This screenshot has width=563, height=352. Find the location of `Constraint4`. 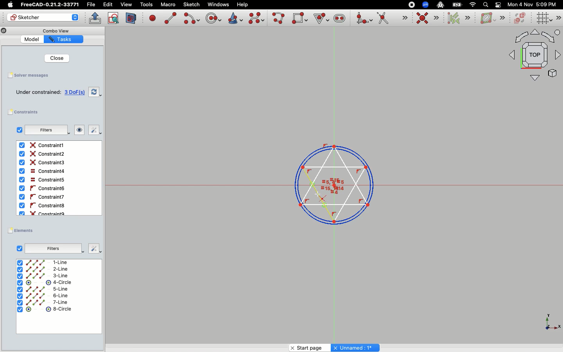

Constraint4 is located at coordinates (41, 171).